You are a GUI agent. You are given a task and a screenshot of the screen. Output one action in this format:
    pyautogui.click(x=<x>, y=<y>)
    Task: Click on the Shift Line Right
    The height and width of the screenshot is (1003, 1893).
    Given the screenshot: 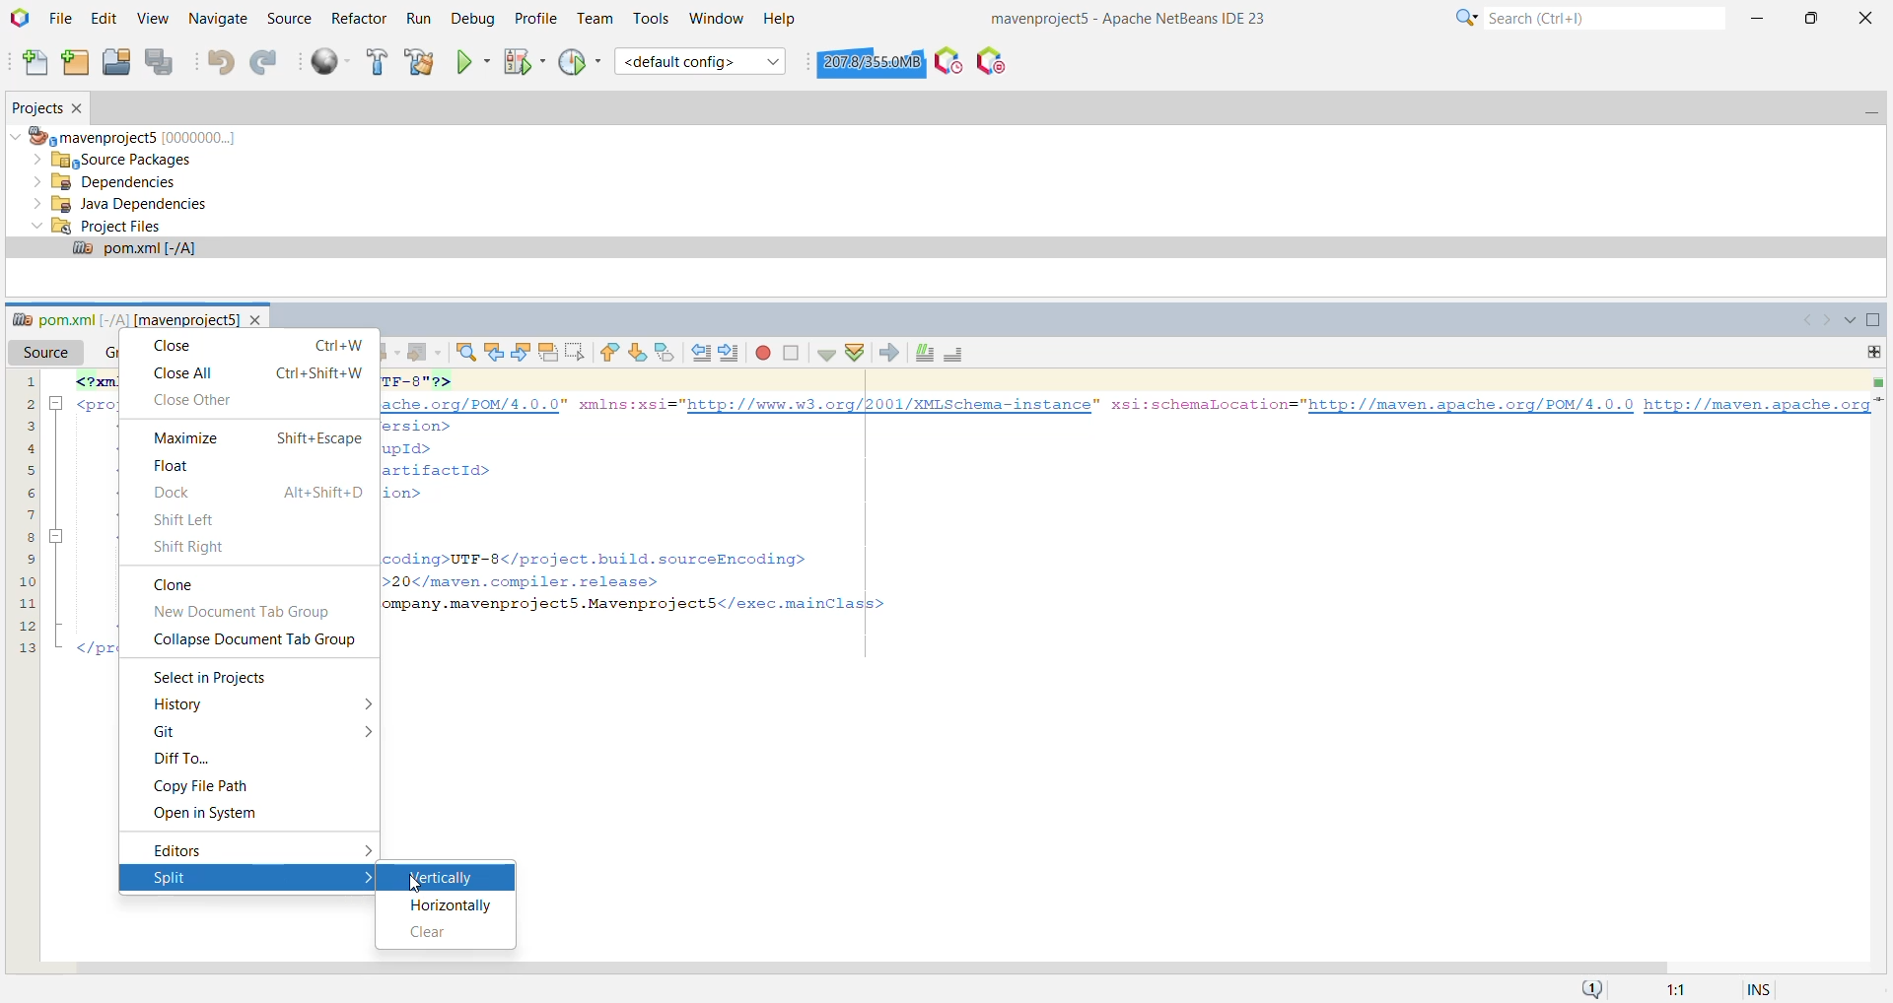 What is the action you would take?
    pyautogui.click(x=729, y=354)
    